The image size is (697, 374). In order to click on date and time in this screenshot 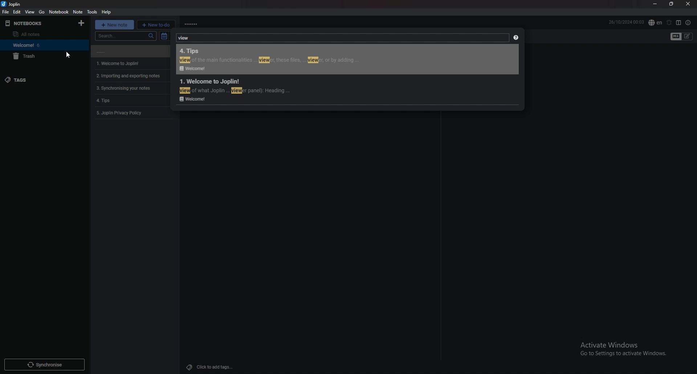, I will do `click(626, 22)`.